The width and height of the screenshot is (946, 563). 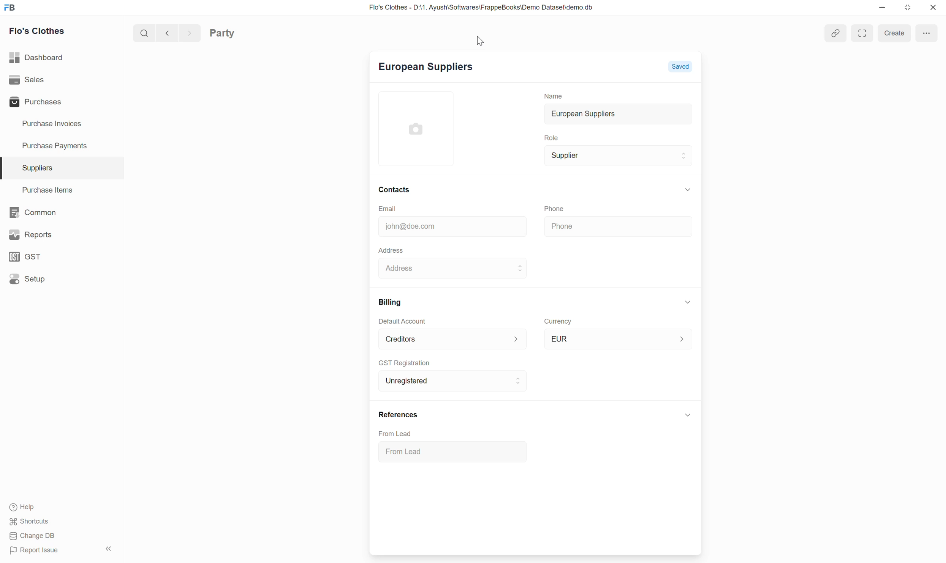 What do you see at coordinates (165, 32) in the screenshot?
I see `go back` at bounding box center [165, 32].